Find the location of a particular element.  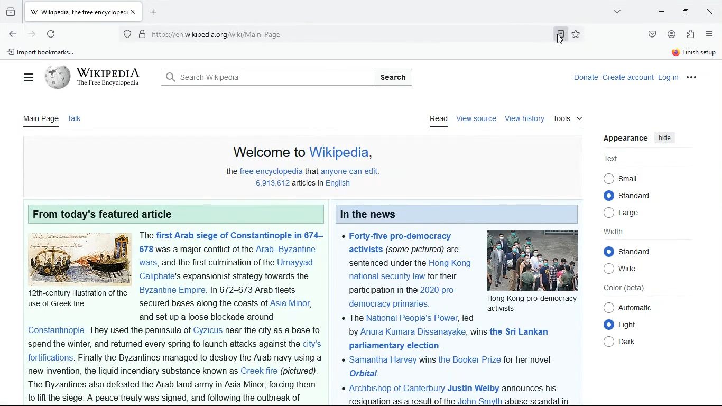

finish setup is located at coordinates (691, 52).